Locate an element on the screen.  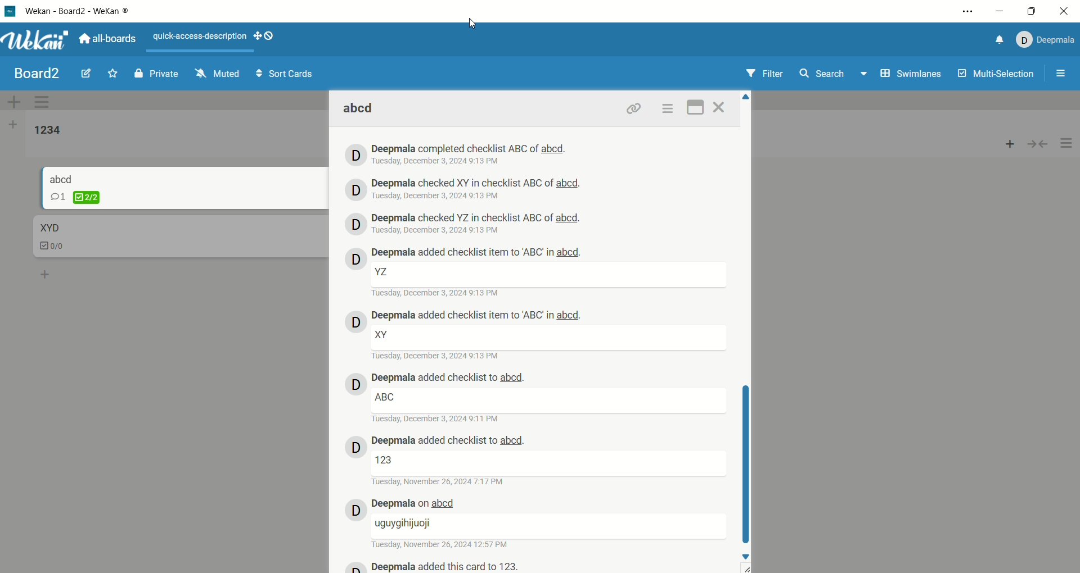
avatar is located at coordinates (356, 154).